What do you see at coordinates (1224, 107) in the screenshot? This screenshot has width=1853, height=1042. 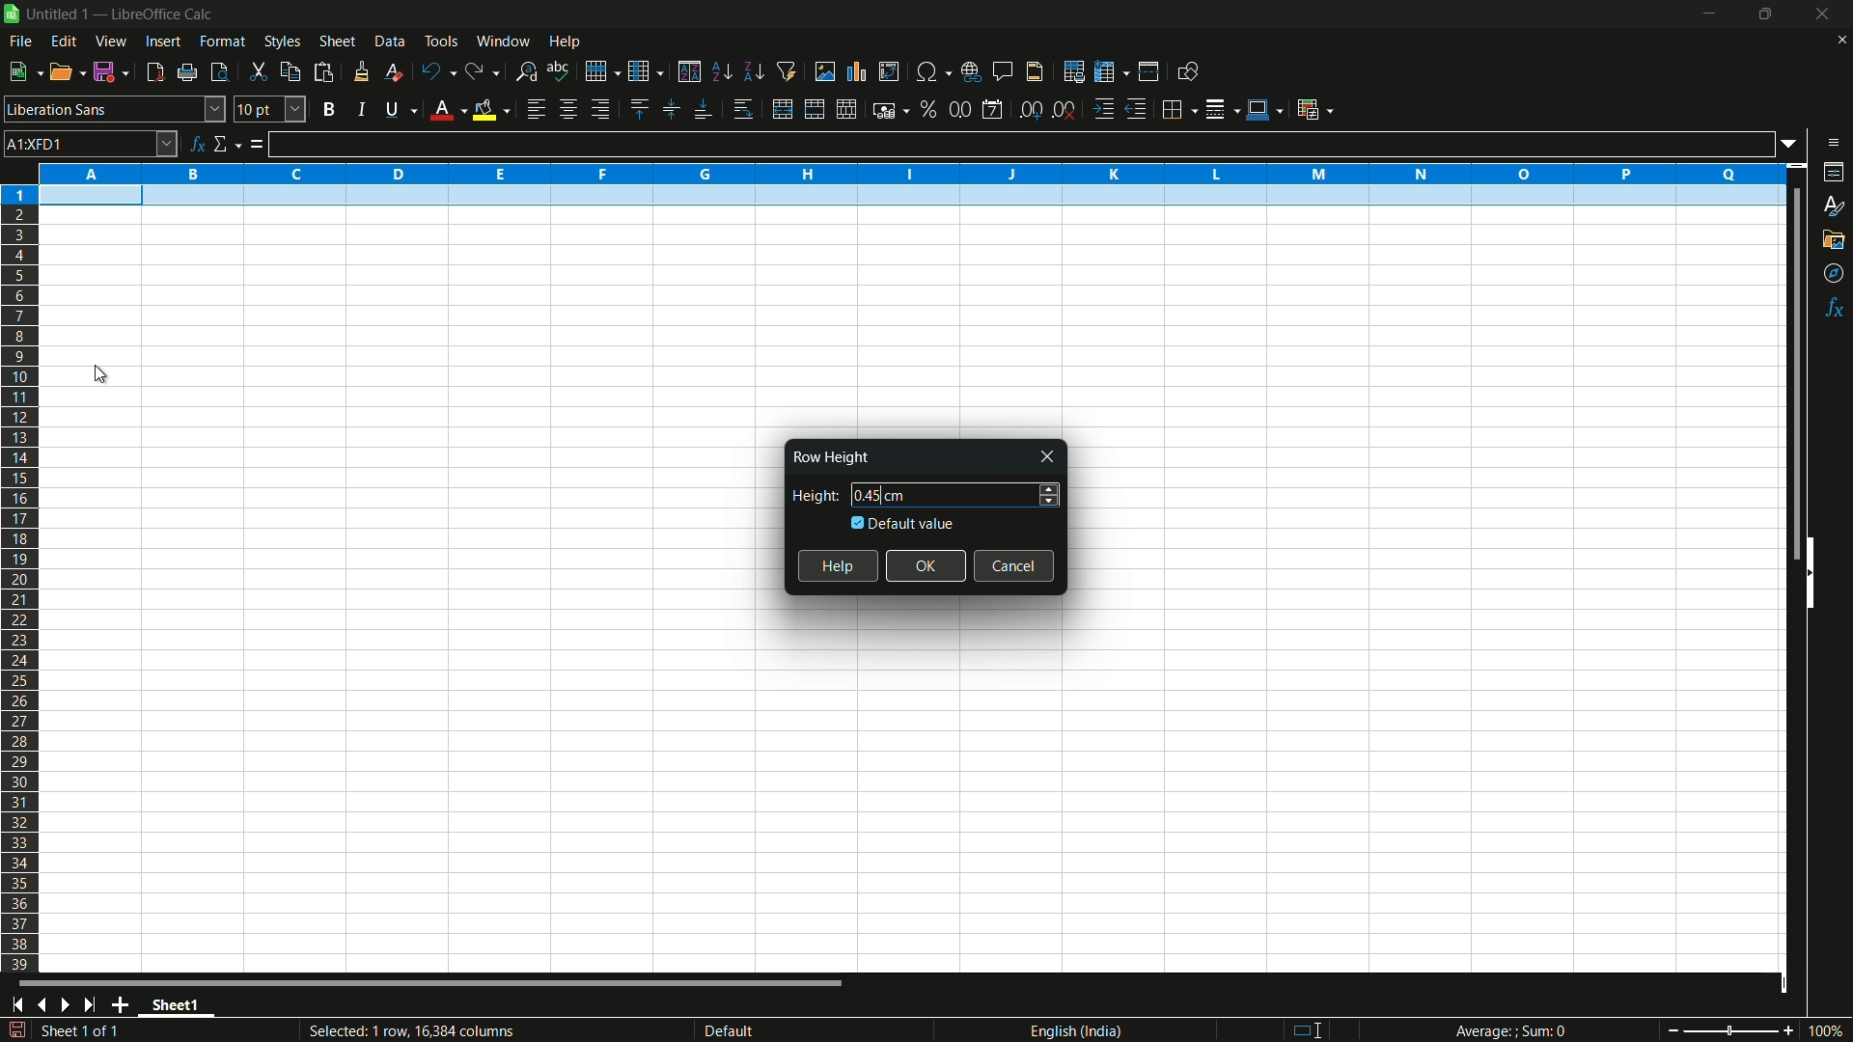 I see `border style` at bounding box center [1224, 107].